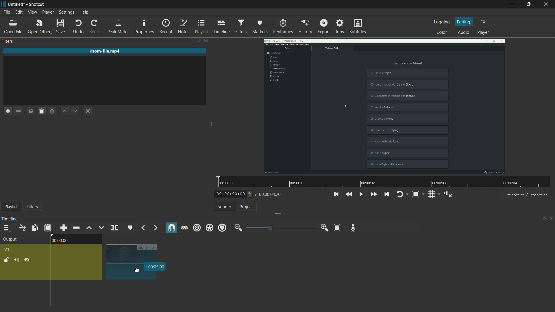 Image resolution: width=555 pixels, height=312 pixels. Describe the element at coordinates (360, 194) in the screenshot. I see `toggle play or pause` at that location.